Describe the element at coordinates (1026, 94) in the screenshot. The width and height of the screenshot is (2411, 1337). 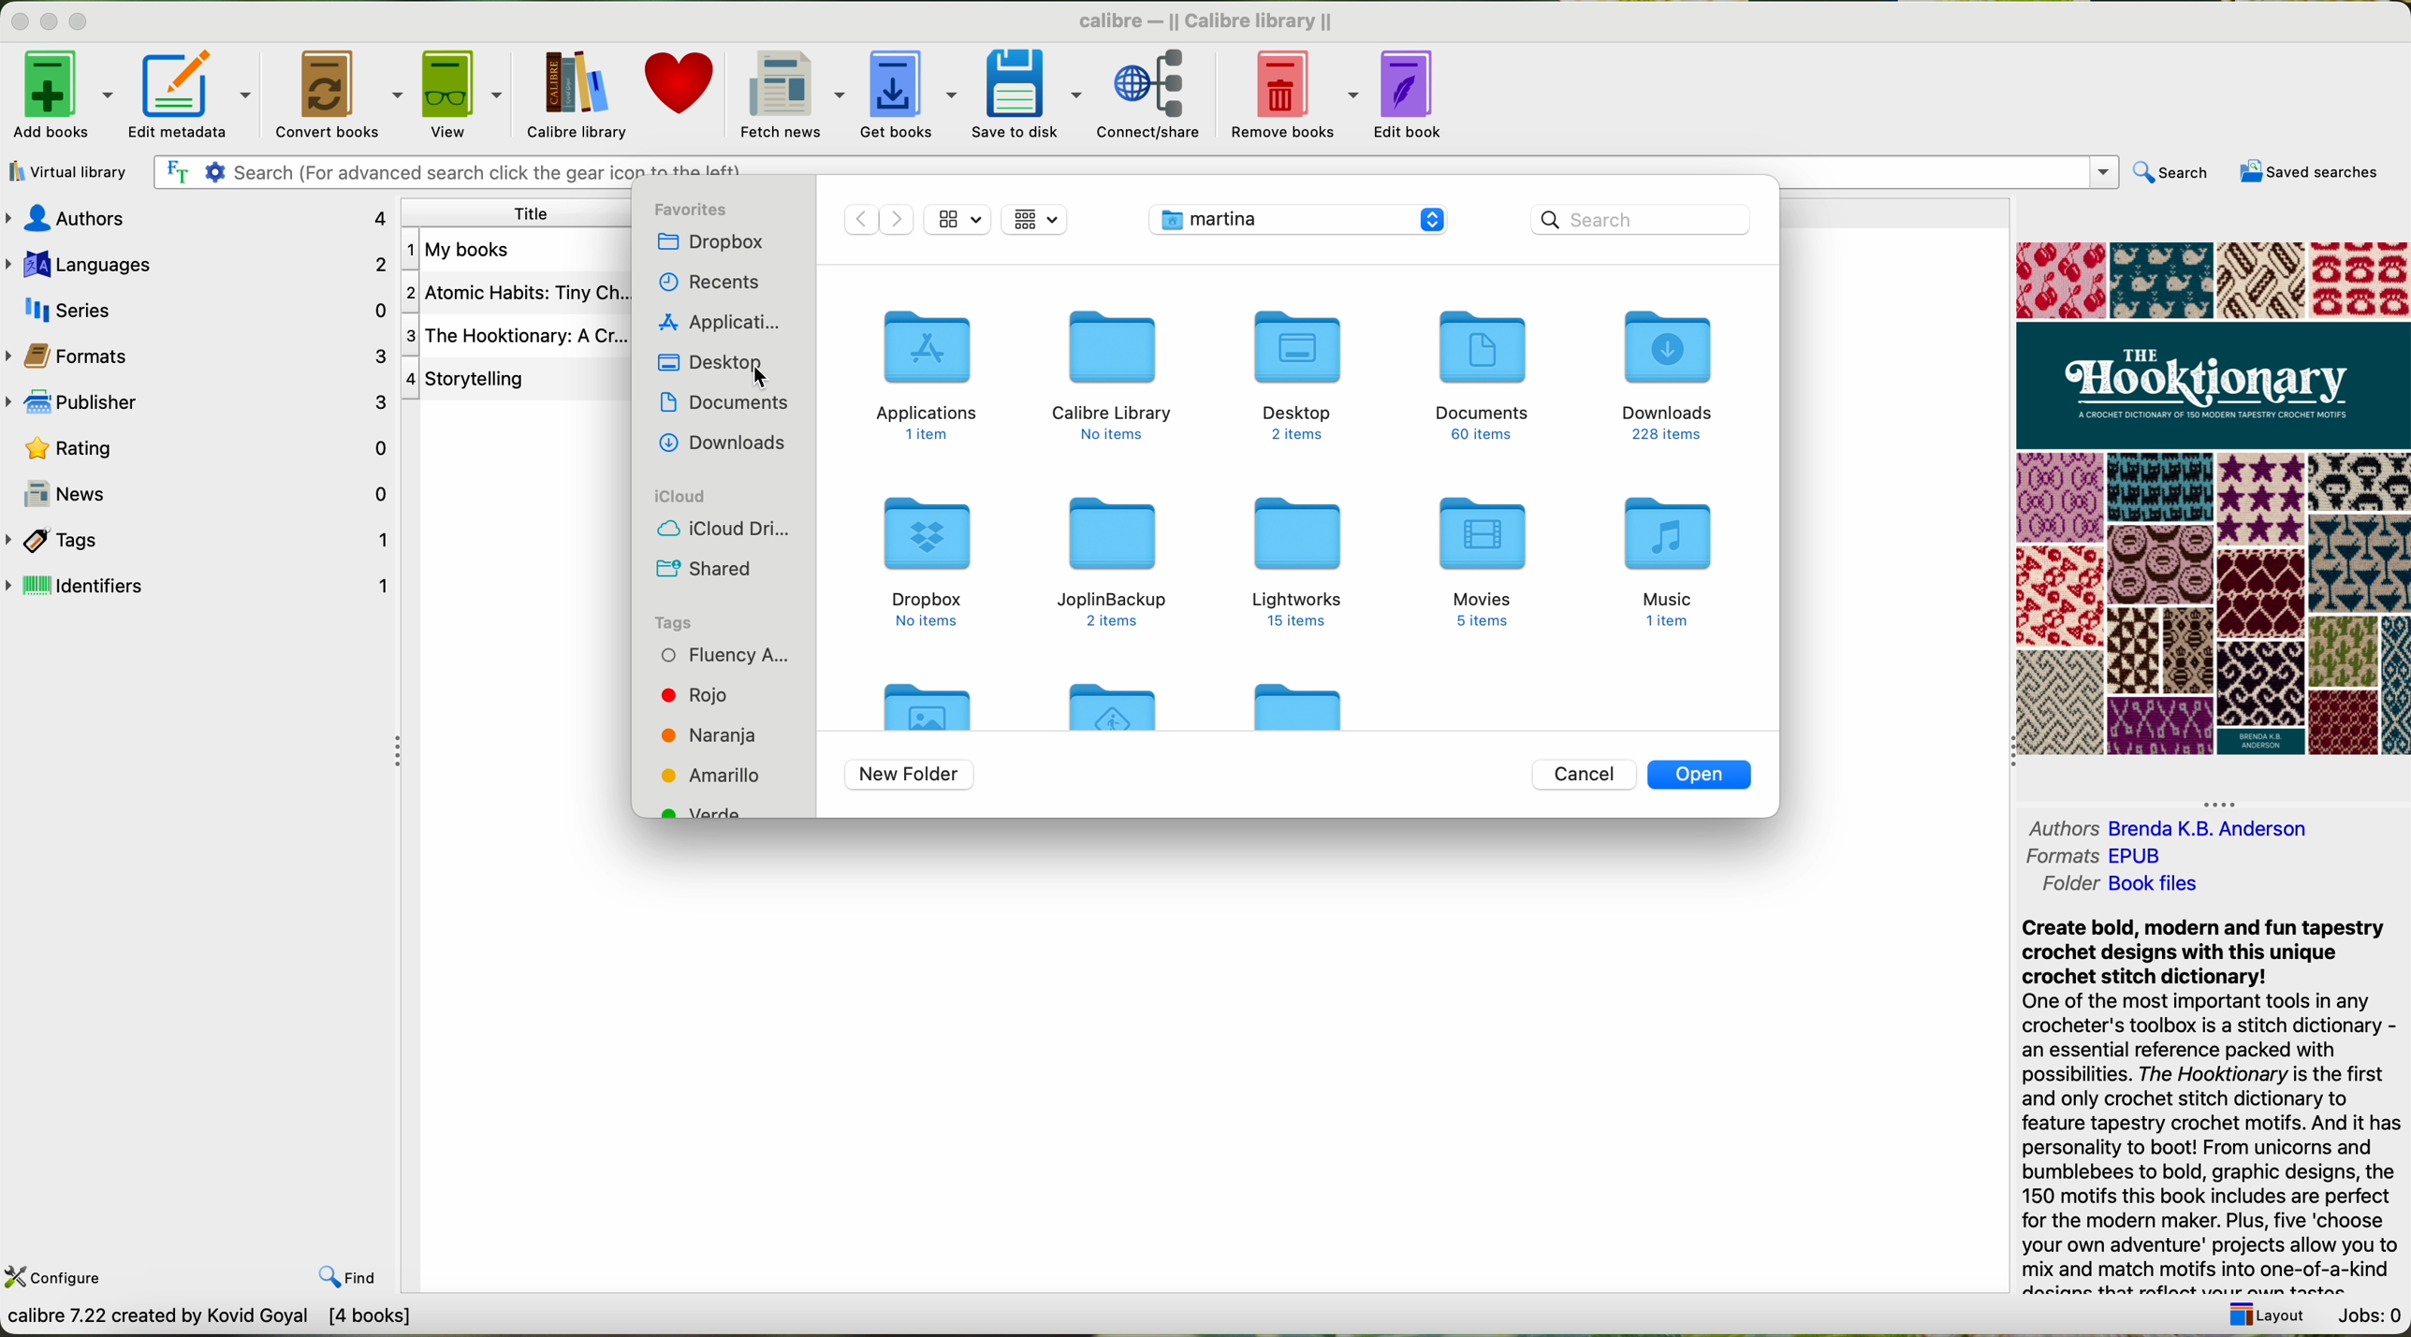
I see `save to disk` at that location.